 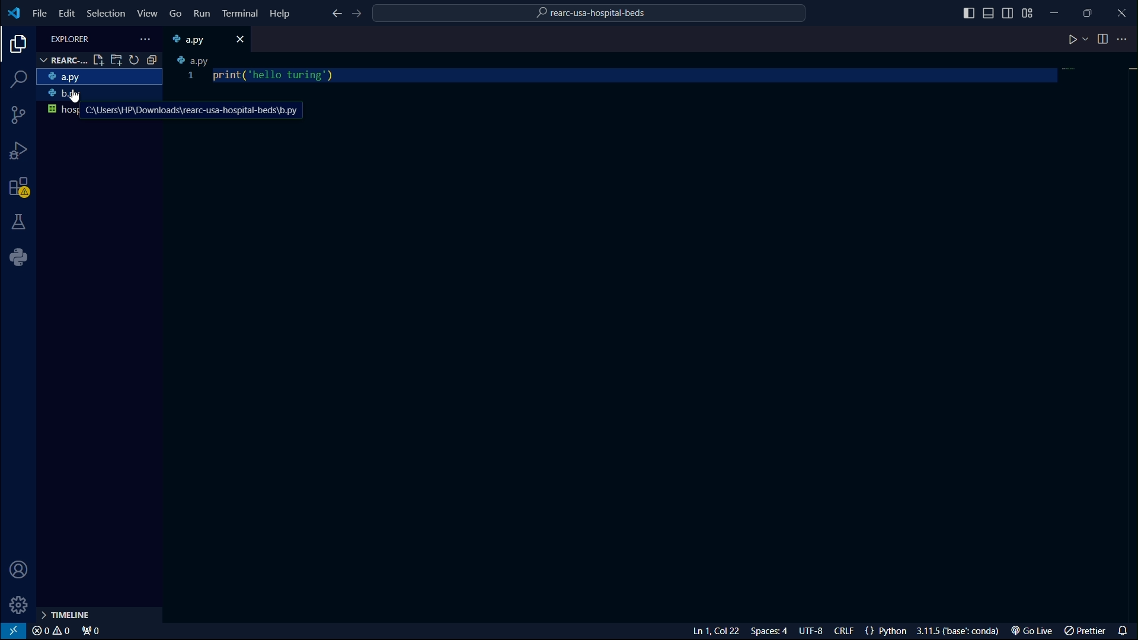 What do you see at coordinates (99, 78) in the screenshot?
I see `a.py` at bounding box center [99, 78].